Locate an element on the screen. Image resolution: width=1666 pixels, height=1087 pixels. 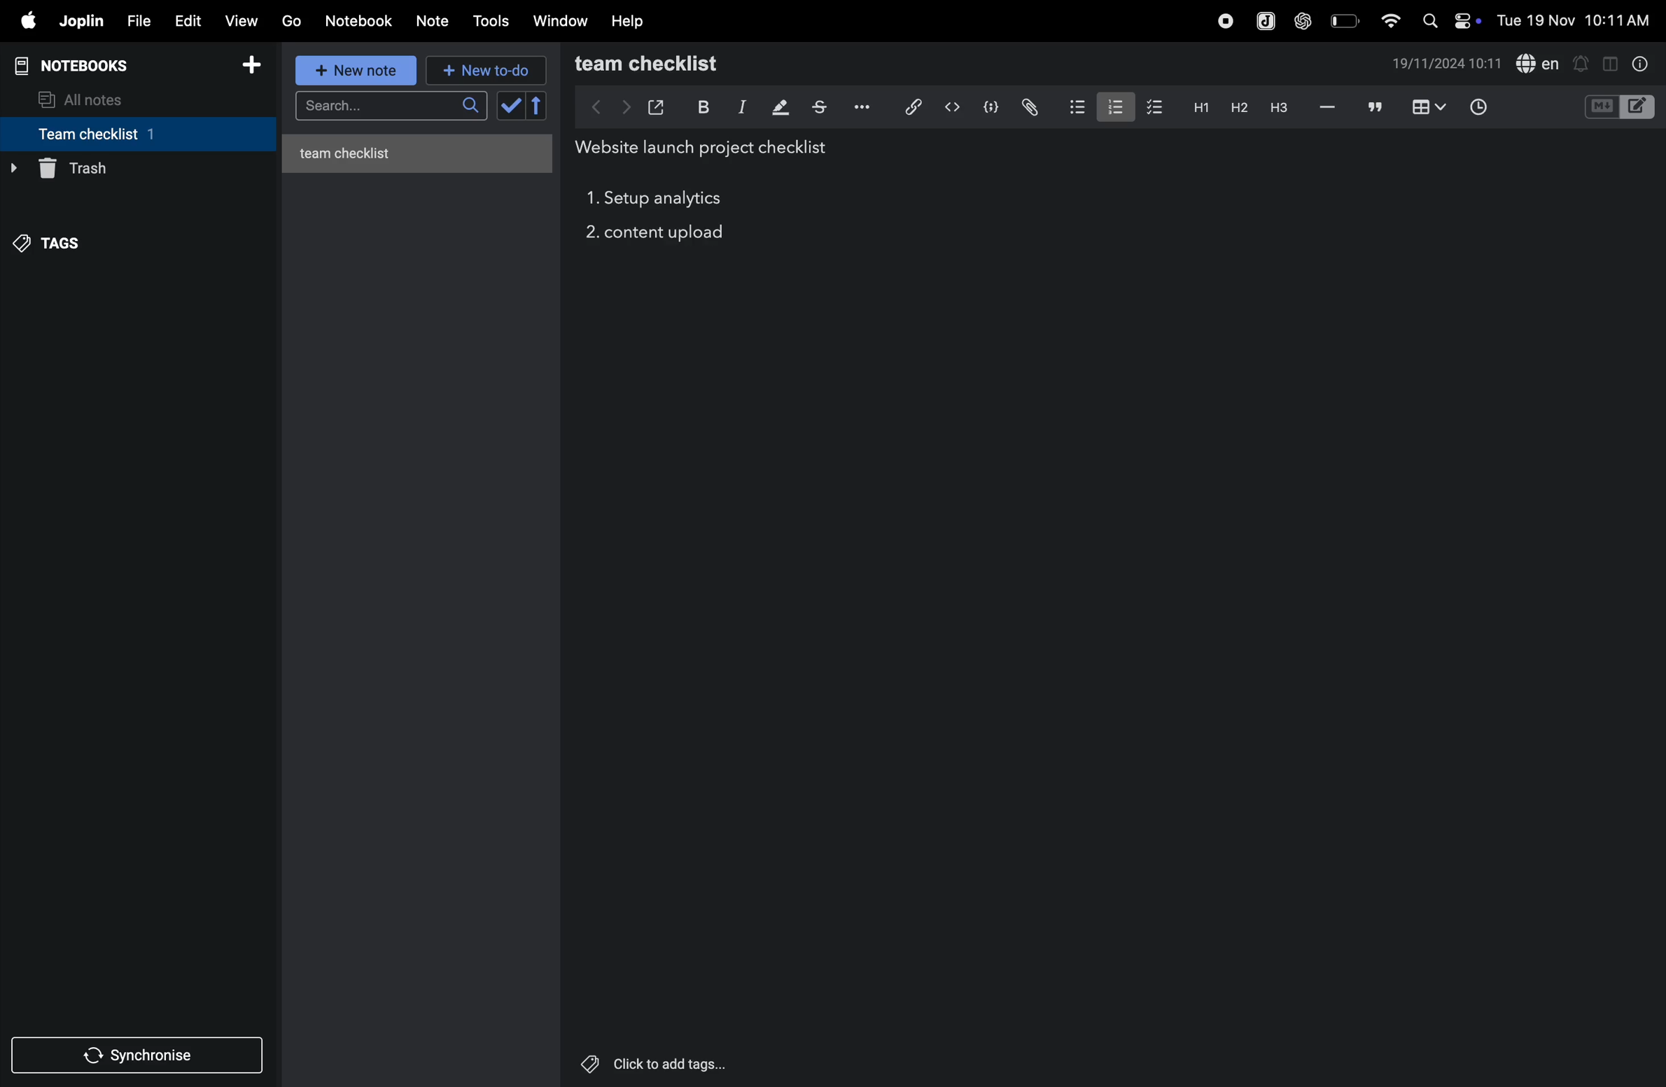
synchronize is located at coordinates (140, 1054).